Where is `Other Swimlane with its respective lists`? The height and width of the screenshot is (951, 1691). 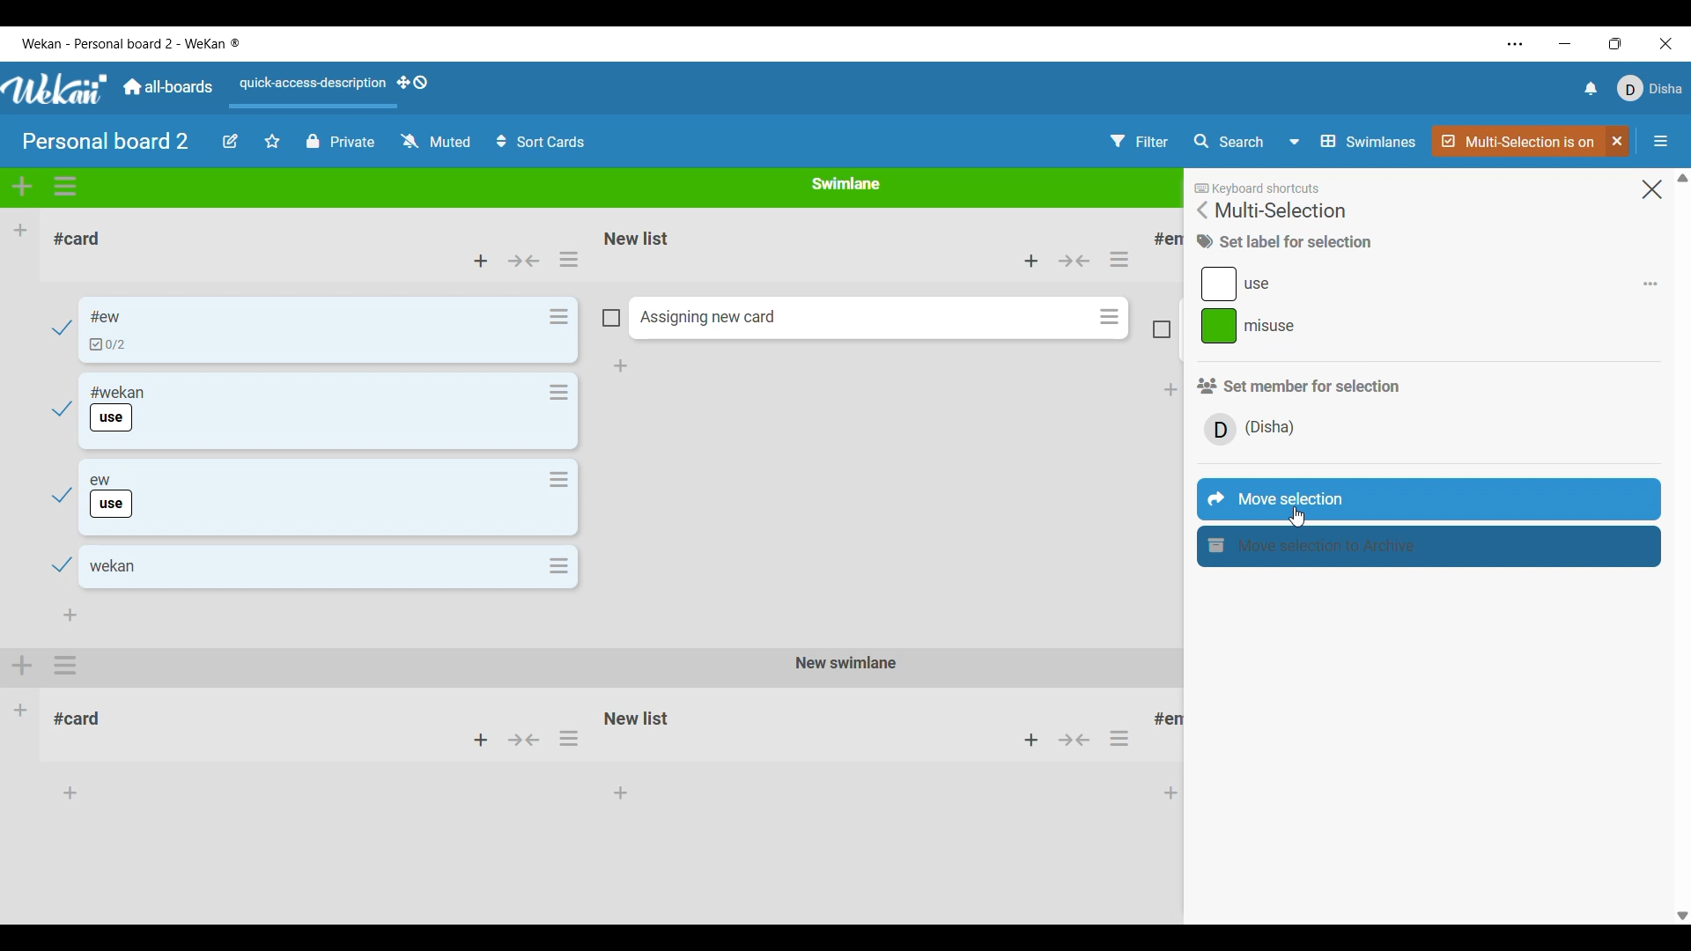
Other Swimlane with its respective lists is located at coordinates (587, 728).